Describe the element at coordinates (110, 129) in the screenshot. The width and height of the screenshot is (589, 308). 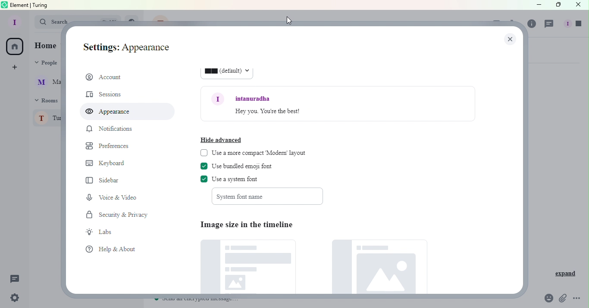
I see `Notifications` at that location.